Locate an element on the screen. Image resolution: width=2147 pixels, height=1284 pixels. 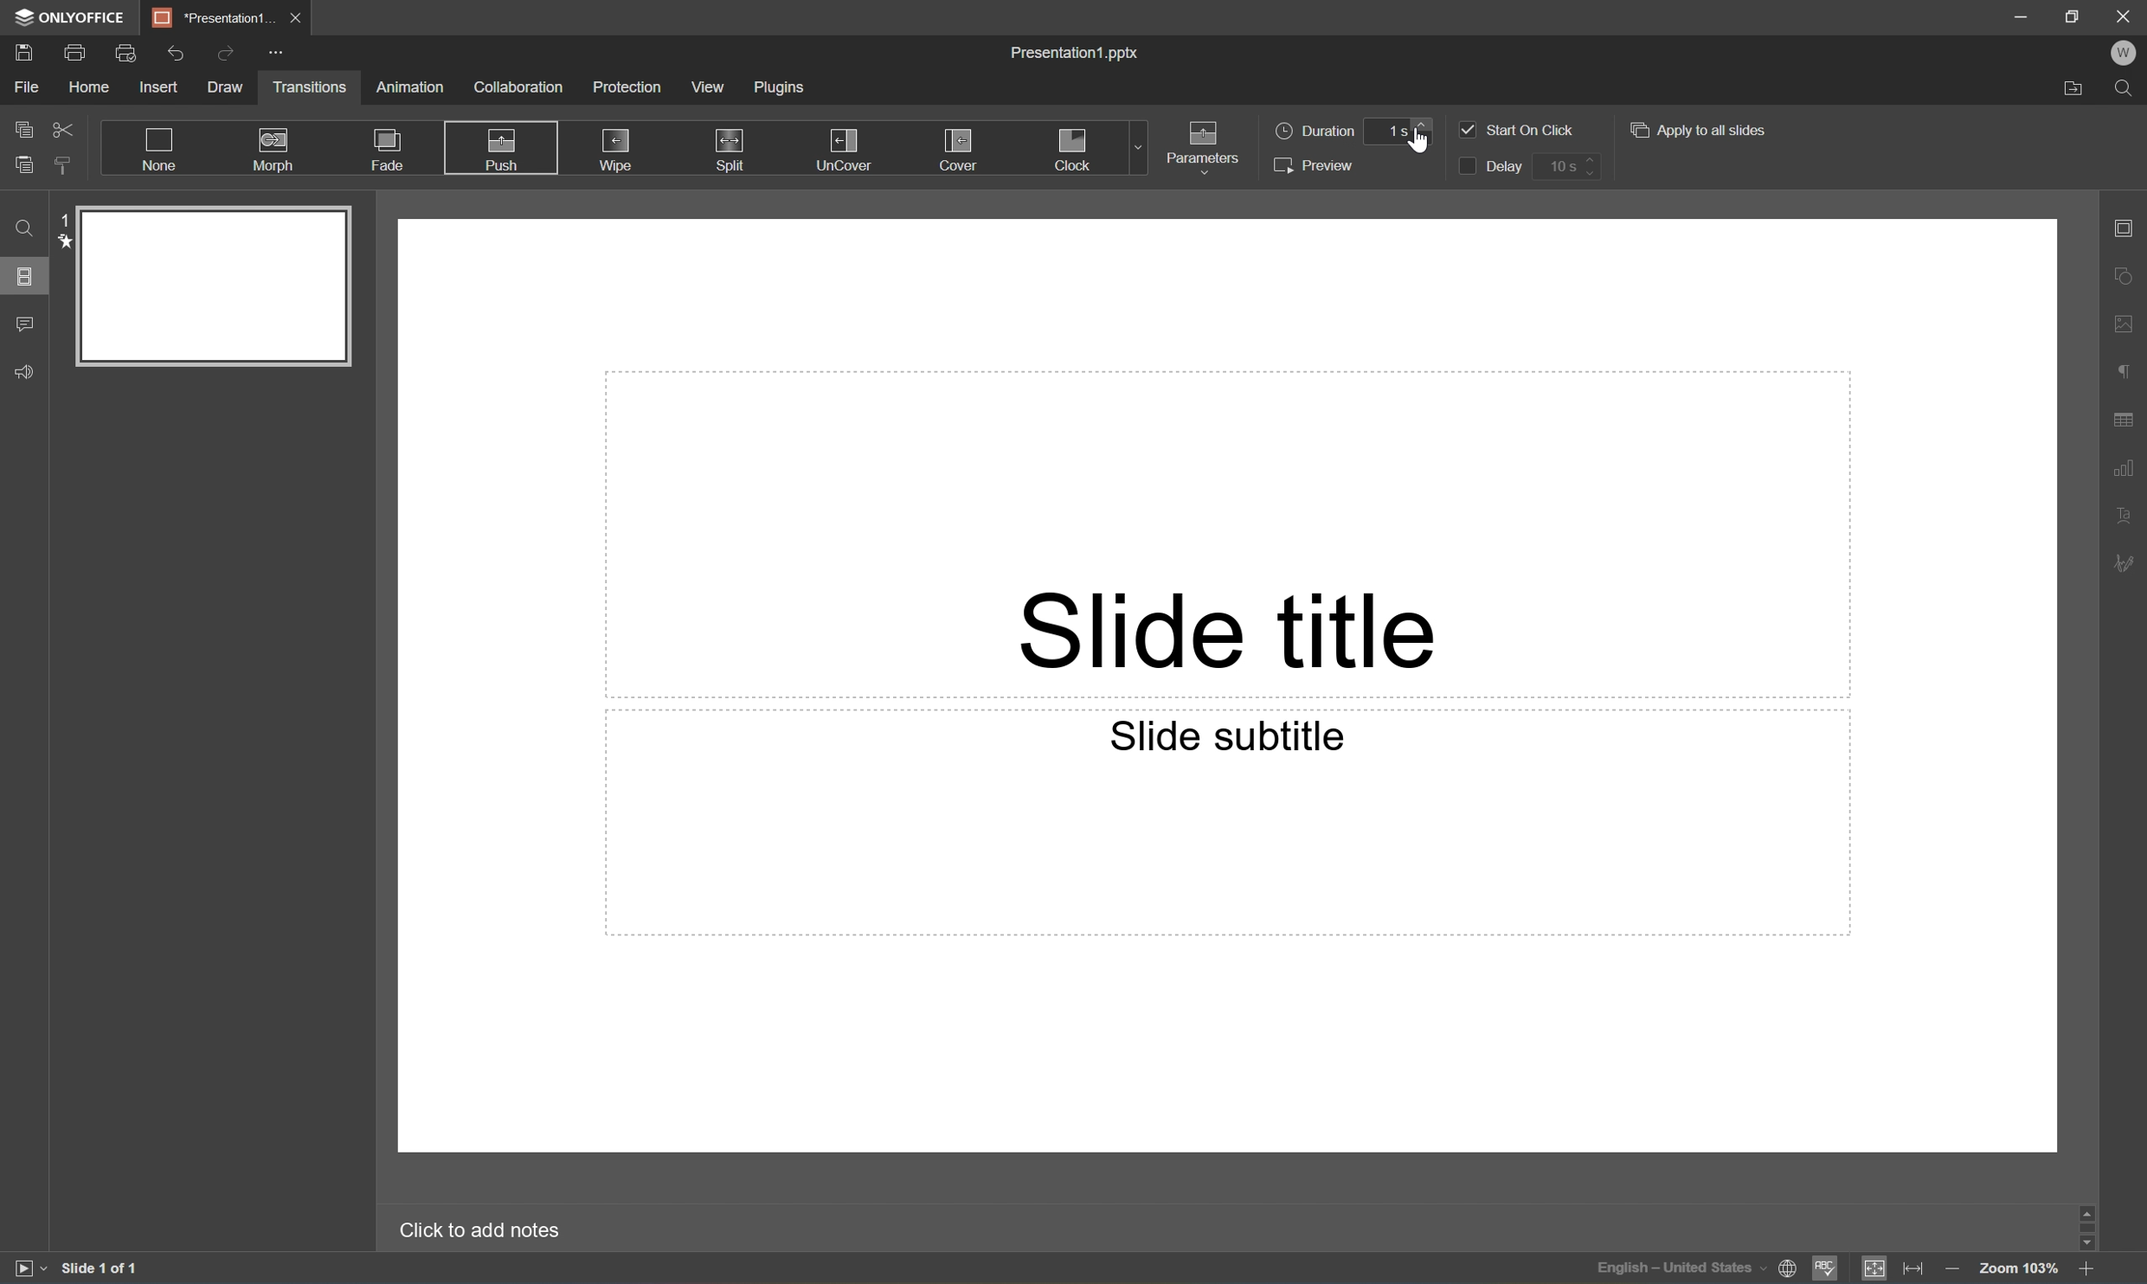
Zoom 103% is located at coordinates (2015, 1270).